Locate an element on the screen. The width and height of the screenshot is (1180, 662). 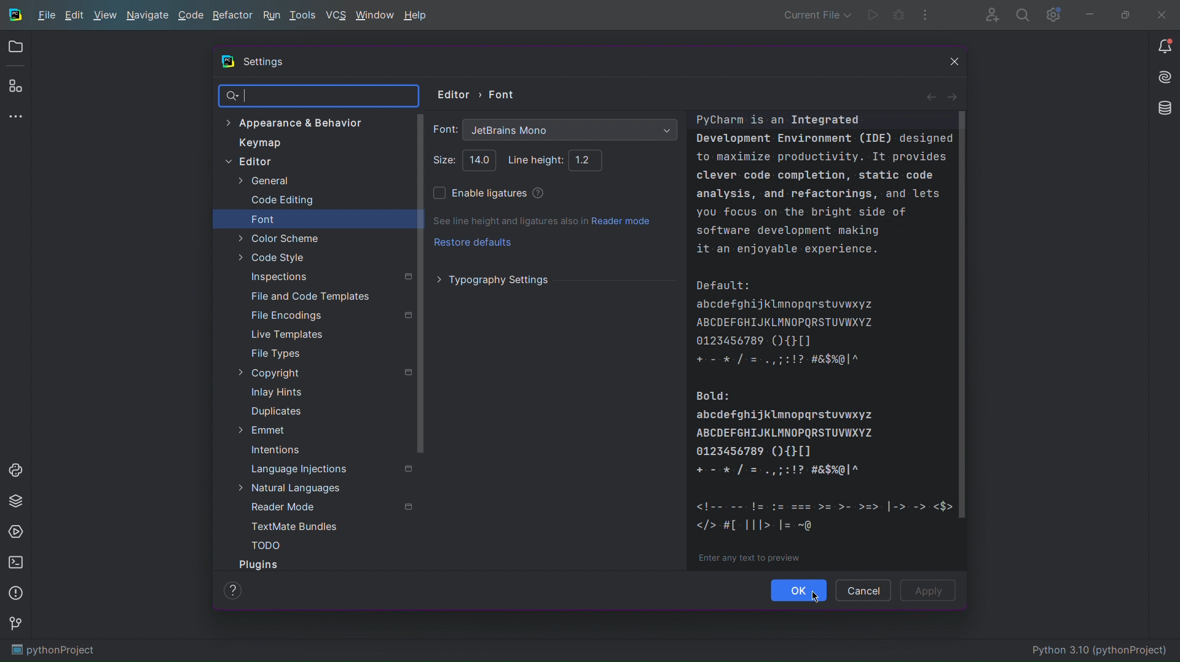
Inlay Hints is located at coordinates (276, 392).